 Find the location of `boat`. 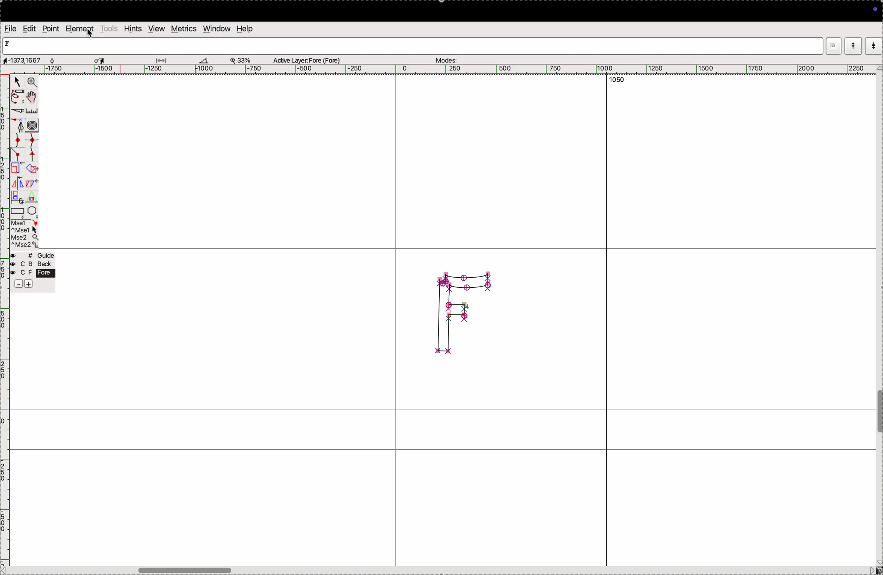

boat is located at coordinates (207, 60).